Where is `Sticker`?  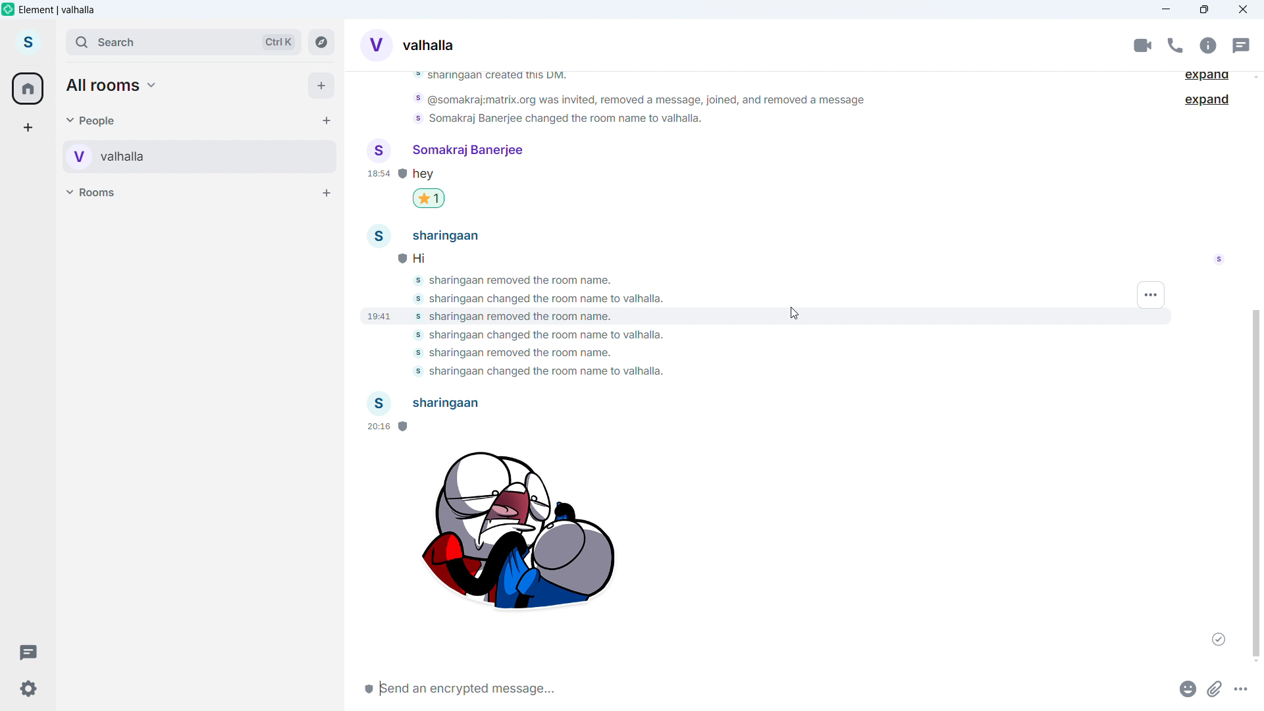
Sticker is located at coordinates (516, 536).